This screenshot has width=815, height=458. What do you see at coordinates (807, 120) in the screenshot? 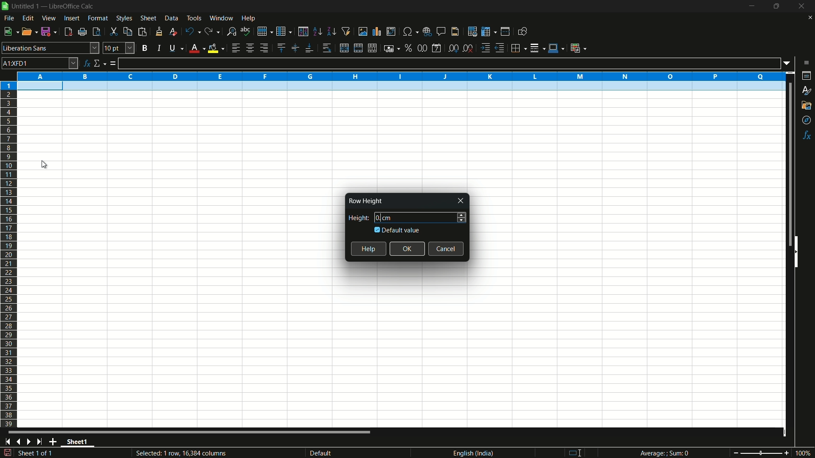
I see `navigator` at bounding box center [807, 120].